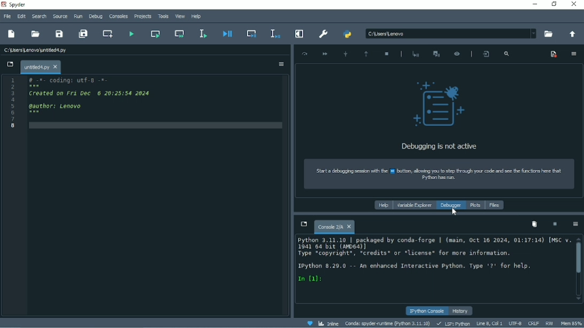 Image resolution: width=584 pixels, height=328 pixels. I want to click on Close, so click(574, 5).